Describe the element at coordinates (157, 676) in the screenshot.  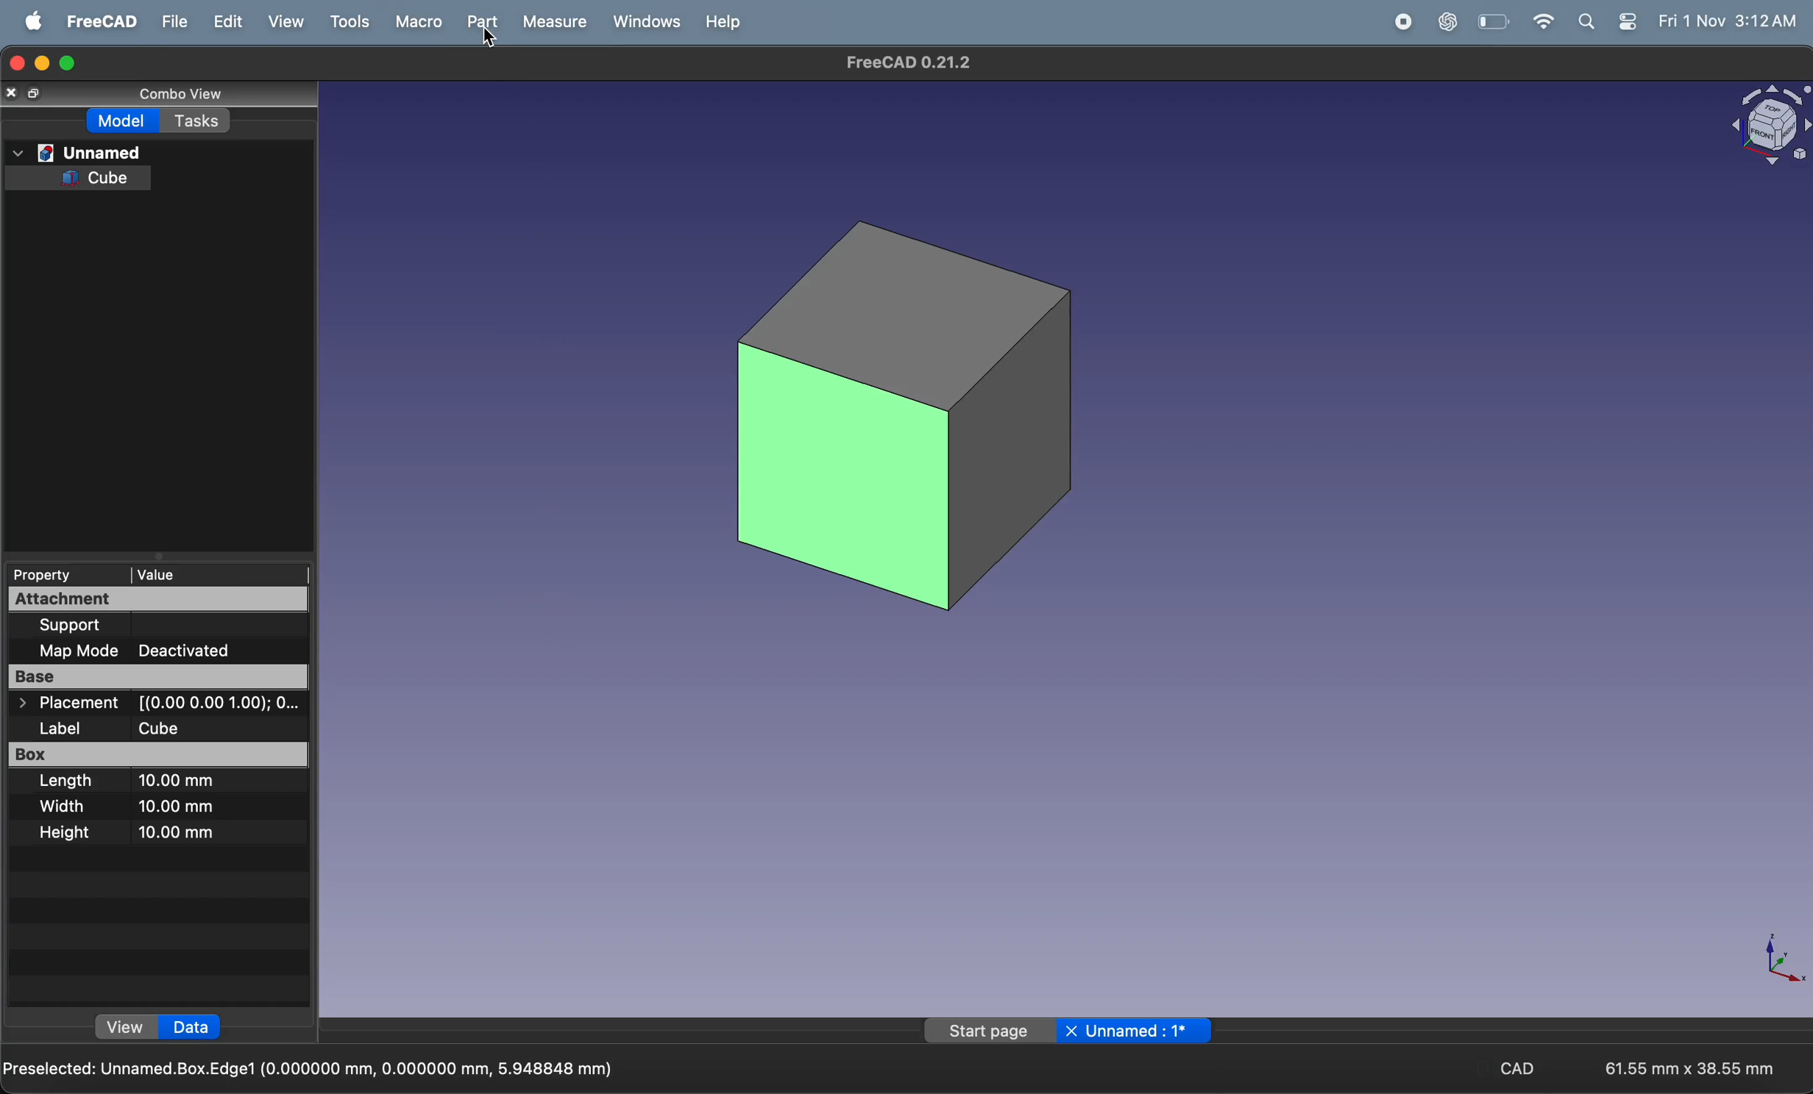
I see `Base` at that location.